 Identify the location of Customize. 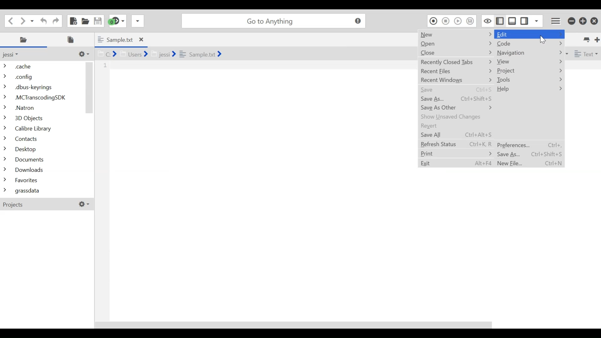
(83, 54).